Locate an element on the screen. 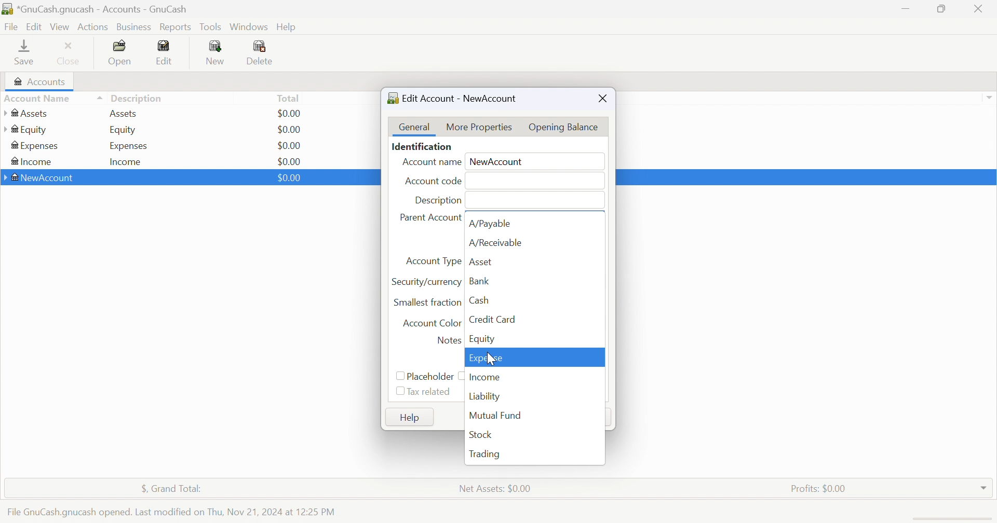 This screenshot has height=523, width=997. Edit is located at coordinates (164, 52).